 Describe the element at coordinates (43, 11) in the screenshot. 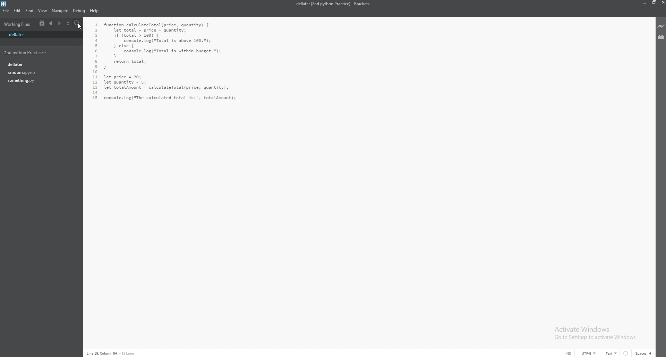

I see `view` at that location.